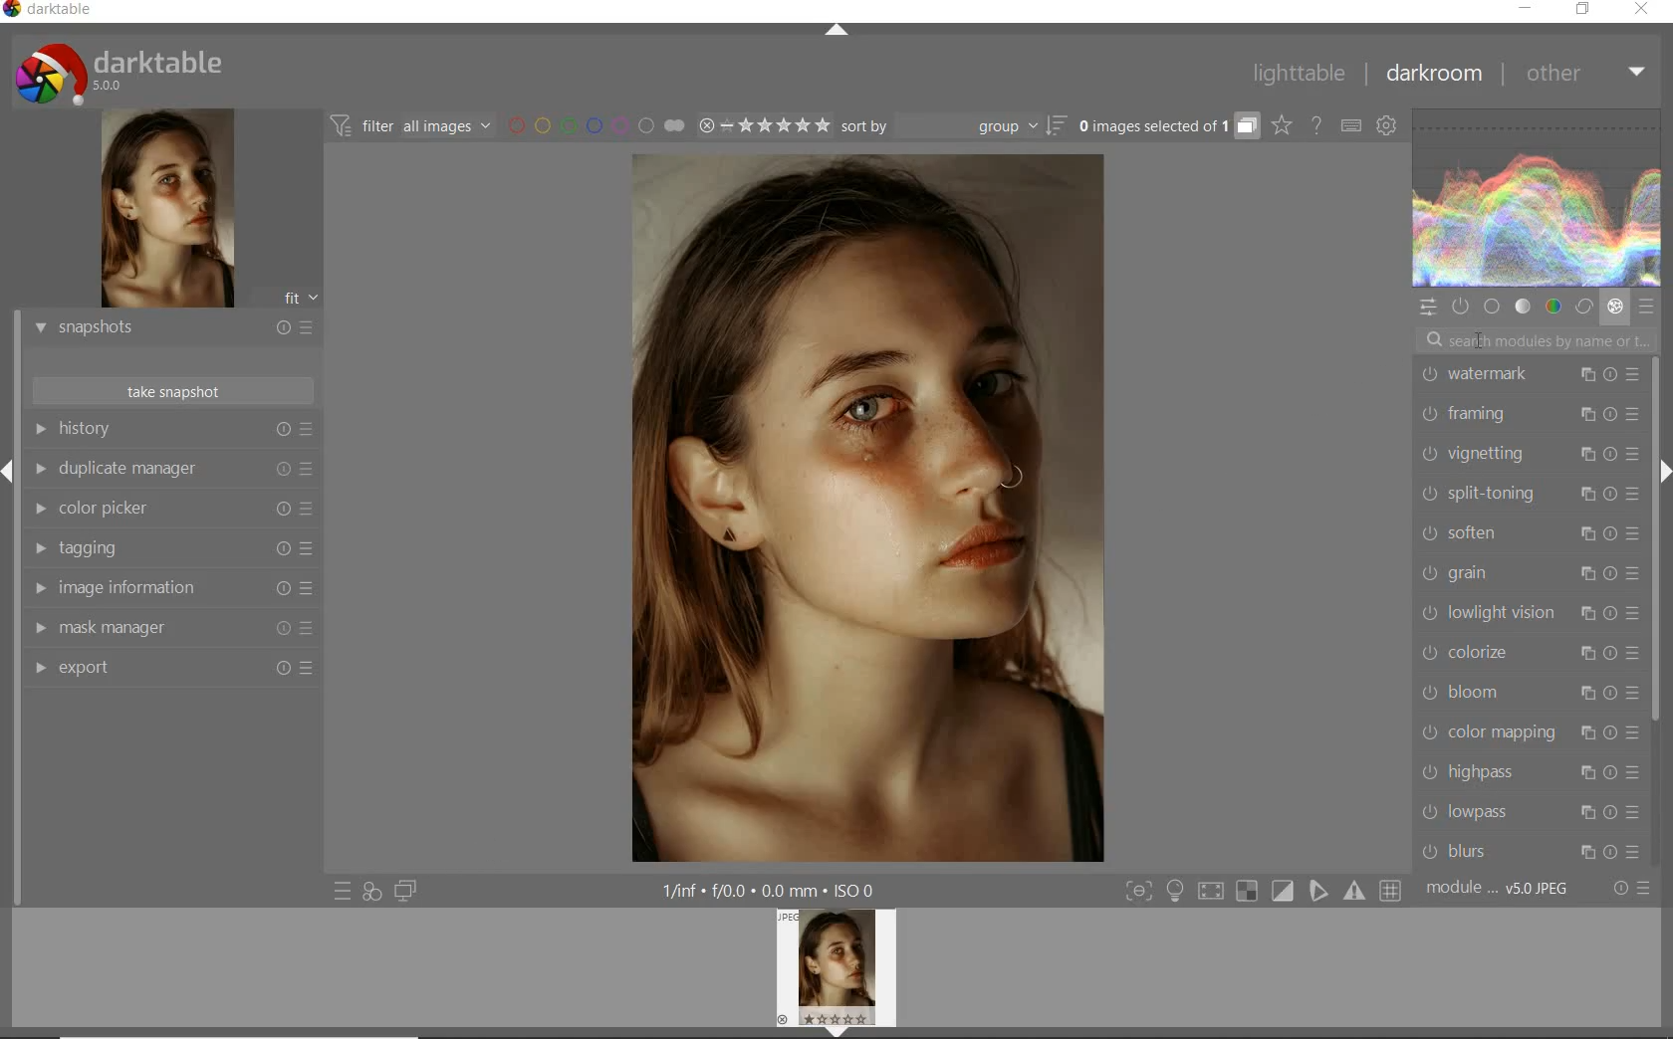  I want to click on other display information, so click(773, 891).